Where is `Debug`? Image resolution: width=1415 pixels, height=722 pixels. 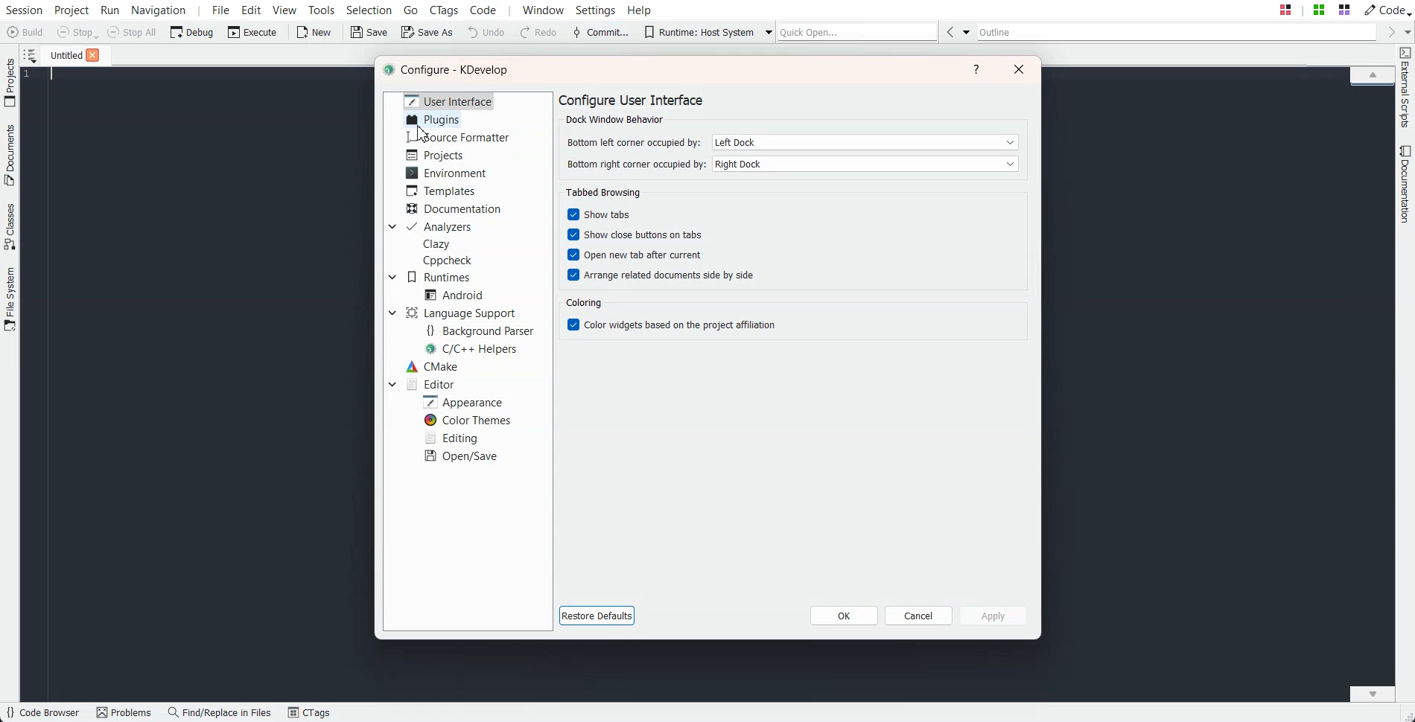 Debug is located at coordinates (192, 31).